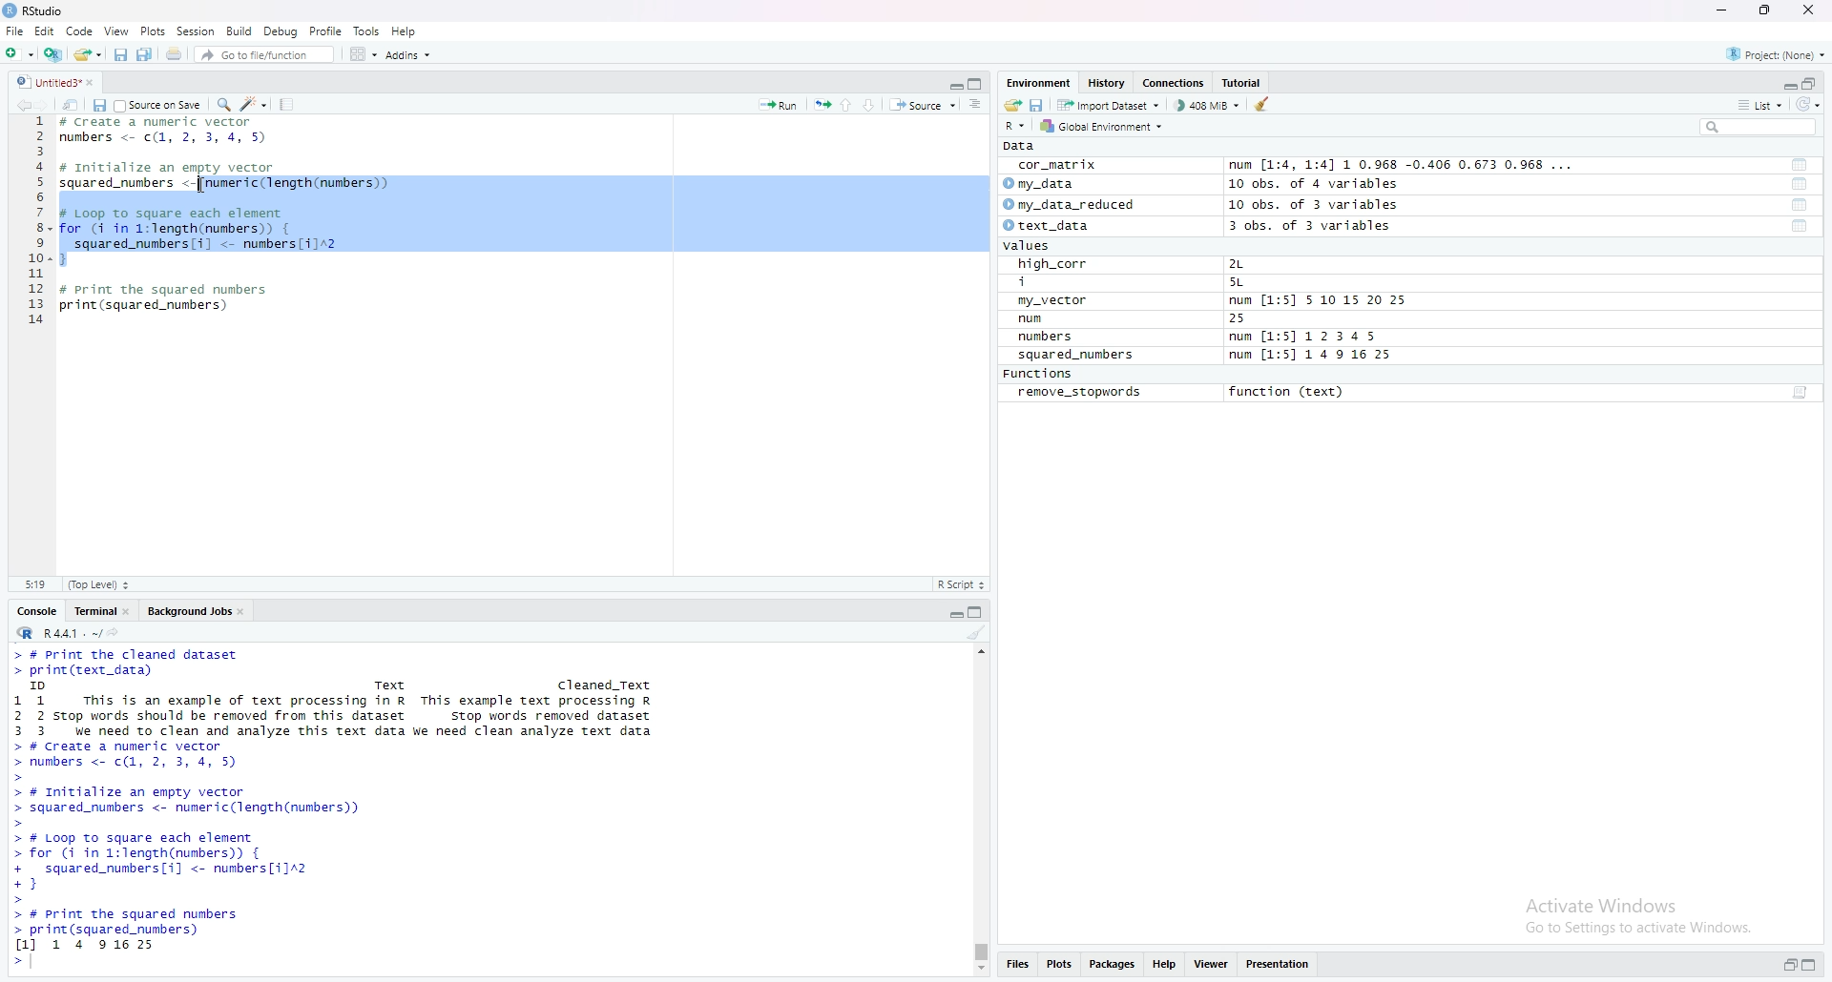  I want to click on Project: (None), so click(1778, 52).